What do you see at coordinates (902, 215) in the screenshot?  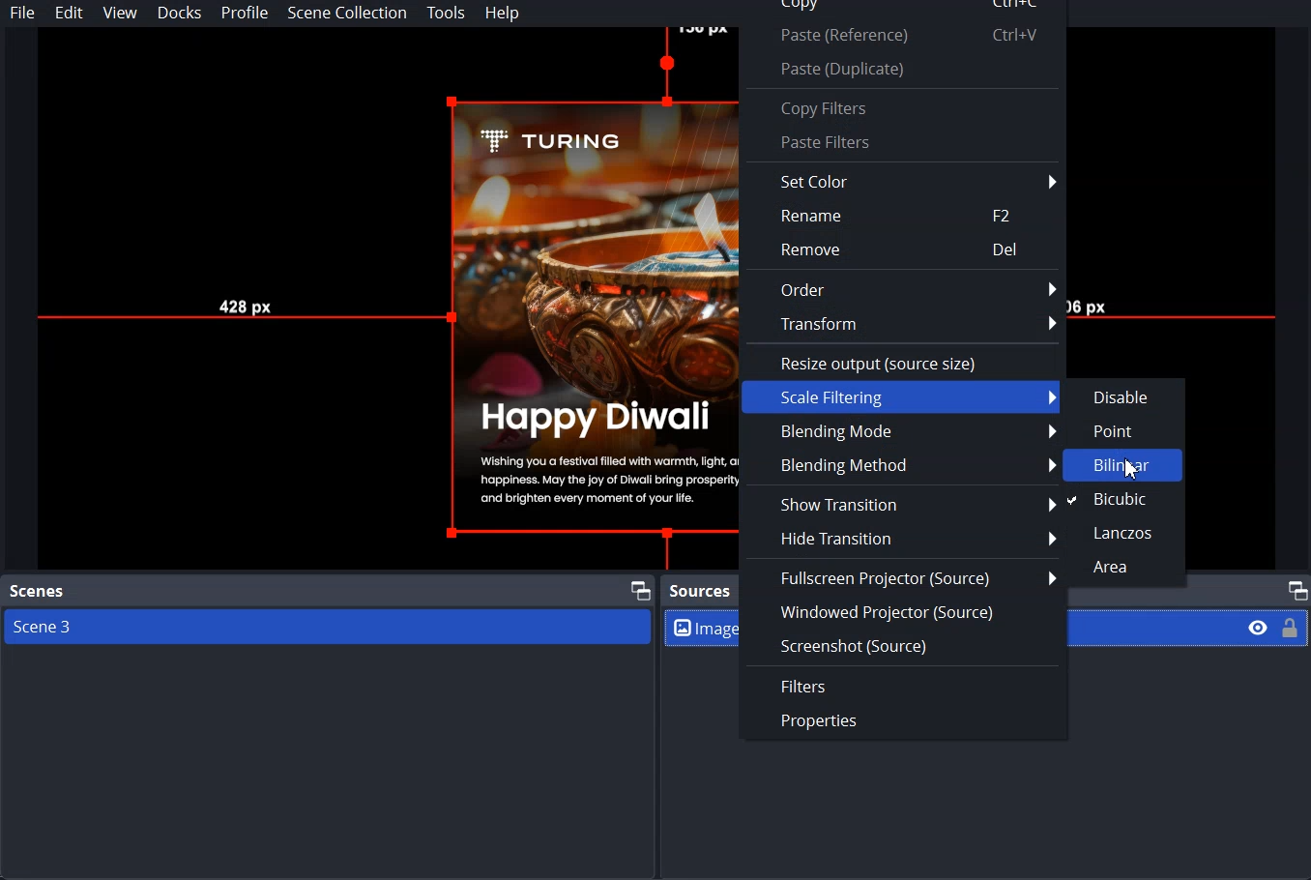 I see `Rename` at bounding box center [902, 215].